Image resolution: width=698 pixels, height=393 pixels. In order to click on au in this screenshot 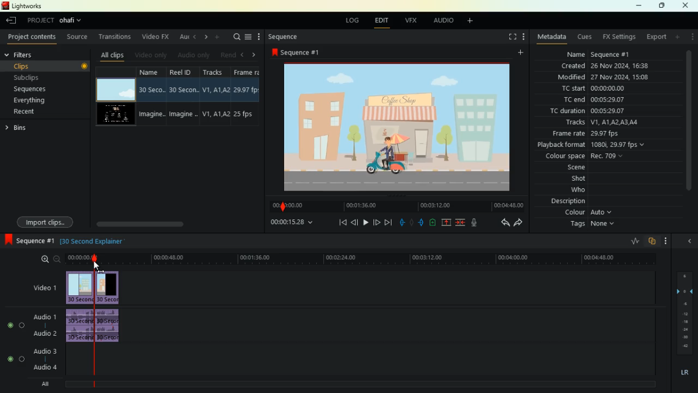, I will do `click(184, 37)`.